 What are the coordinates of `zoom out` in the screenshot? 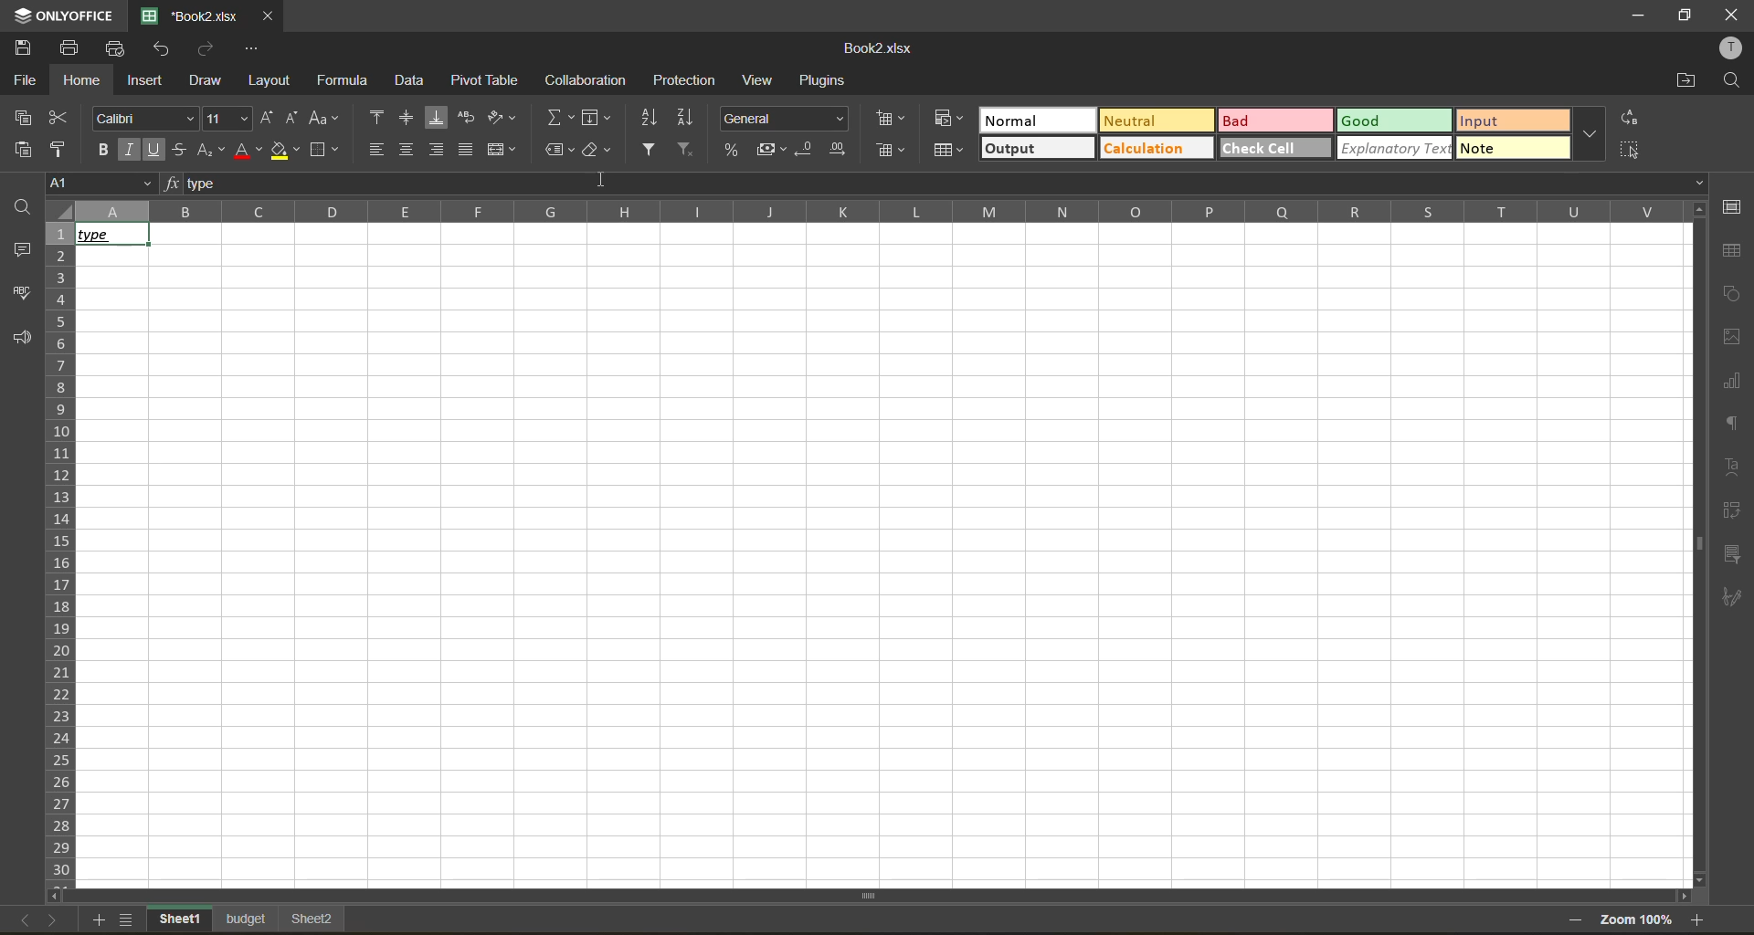 It's located at (1571, 922).